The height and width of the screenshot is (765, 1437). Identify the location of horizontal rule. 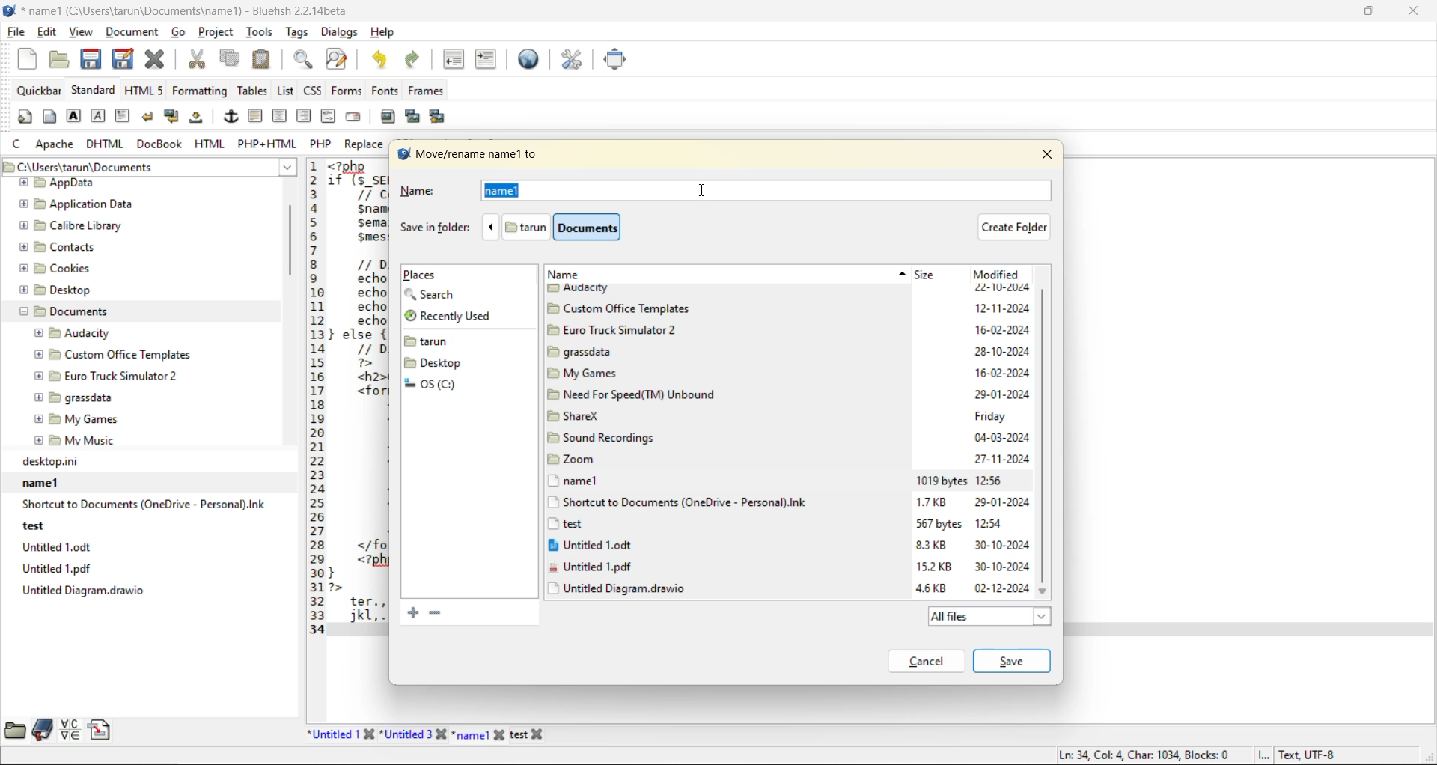
(254, 117).